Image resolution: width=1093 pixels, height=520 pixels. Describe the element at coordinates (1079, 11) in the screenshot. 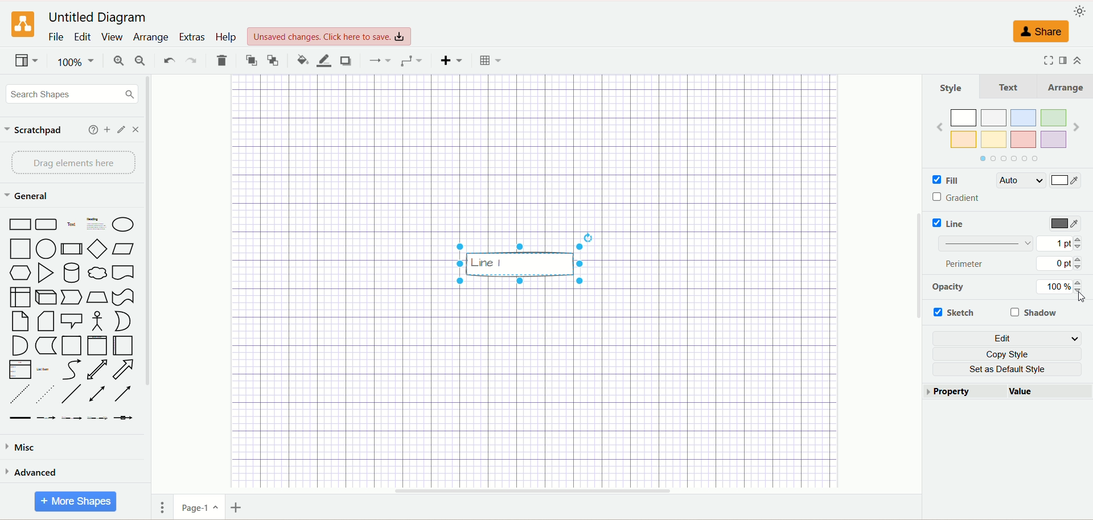

I see `appearance` at that location.